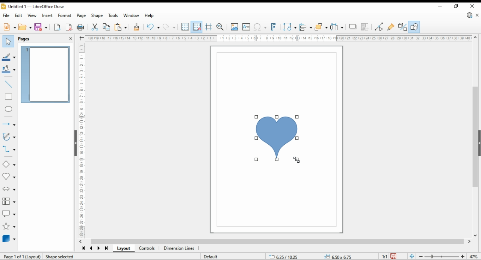  I want to click on toggle extrusions, so click(402, 27).